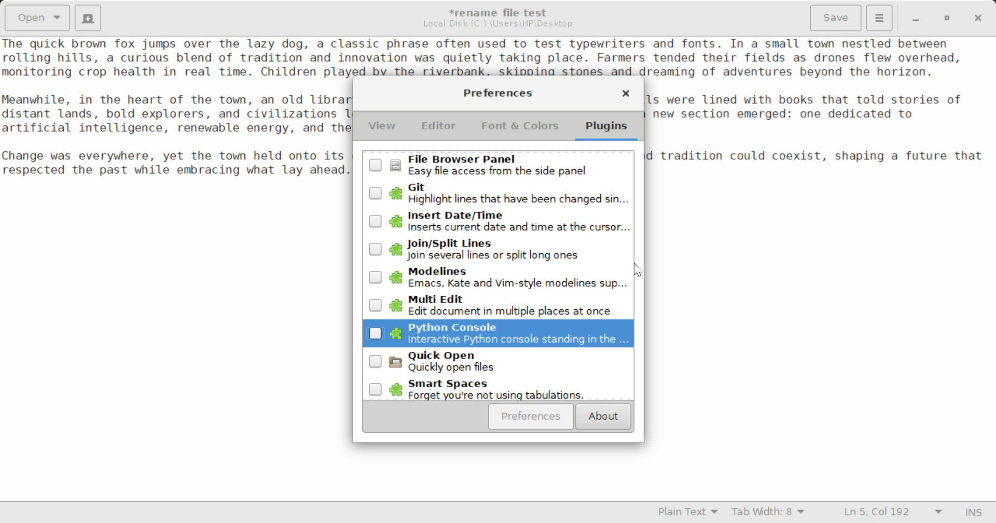 The height and width of the screenshot is (523, 996). Describe the element at coordinates (87, 17) in the screenshot. I see `Create New Document` at that location.